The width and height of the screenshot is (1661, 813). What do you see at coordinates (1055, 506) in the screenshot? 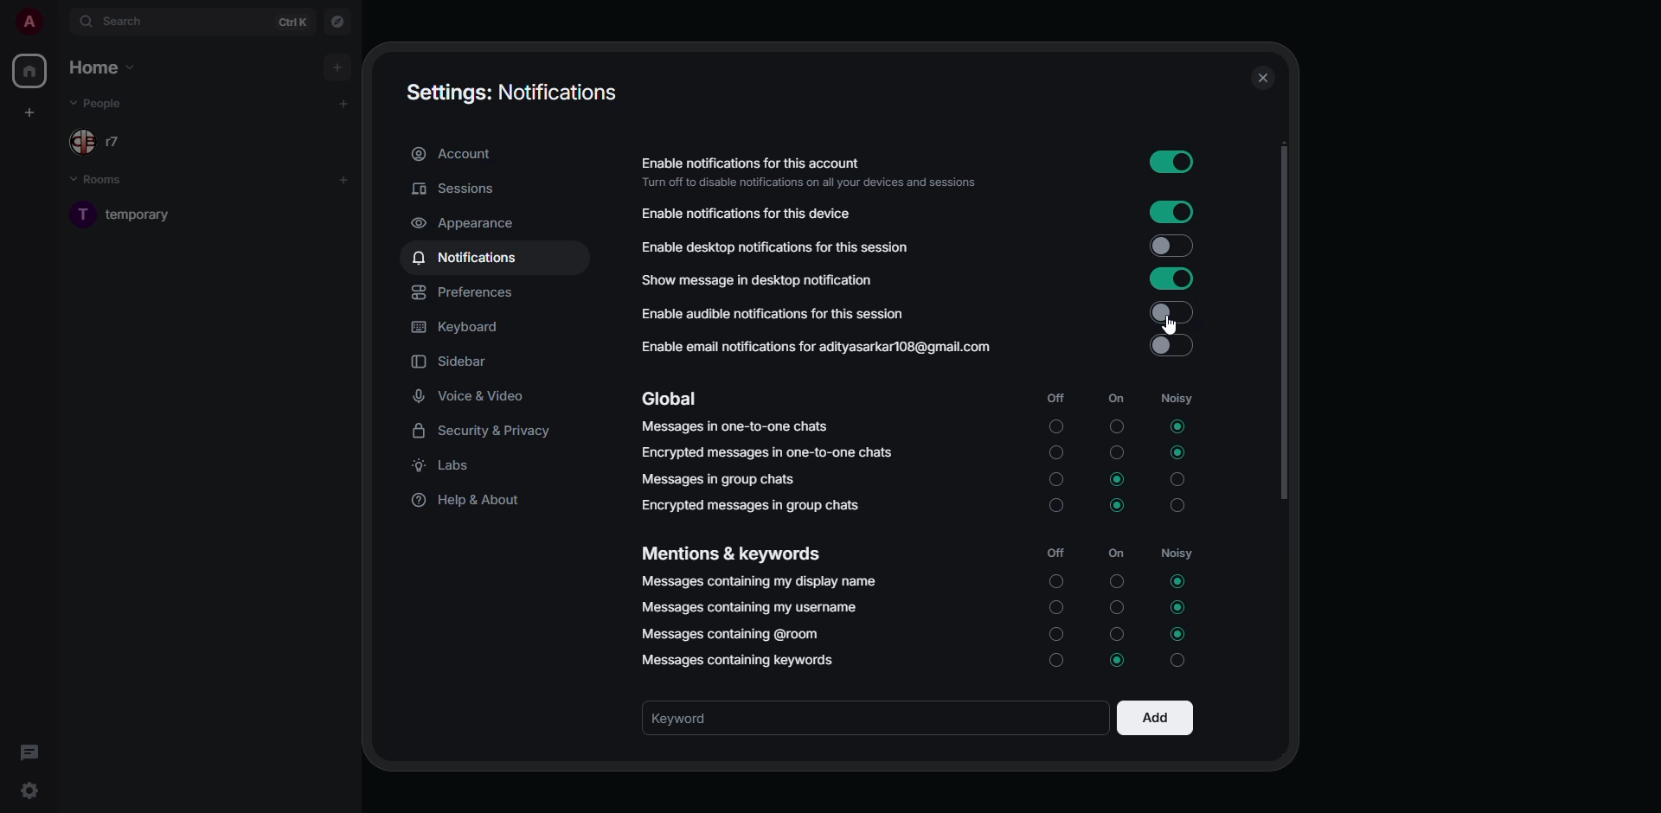
I see `Off Unselected` at bounding box center [1055, 506].